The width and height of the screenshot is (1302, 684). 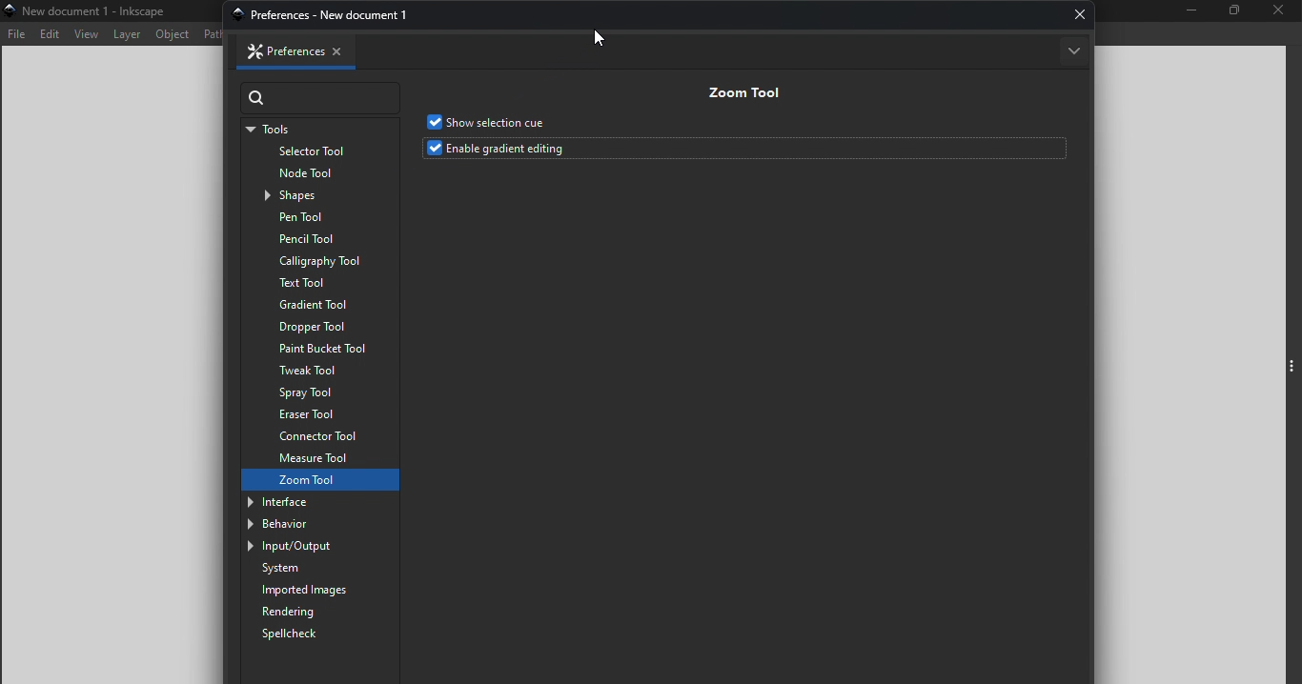 What do you see at coordinates (501, 120) in the screenshot?
I see `Show selection cue` at bounding box center [501, 120].